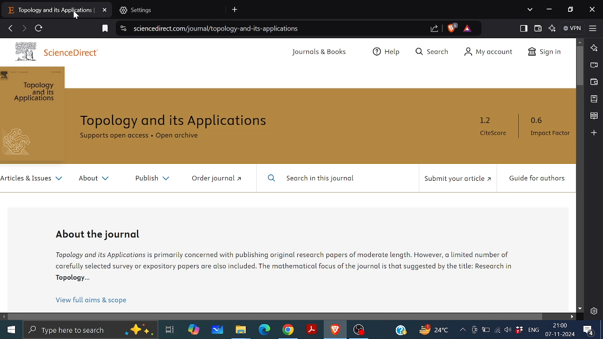 The width and height of the screenshot is (603, 339). What do you see at coordinates (593, 82) in the screenshot?
I see `wallet` at bounding box center [593, 82].